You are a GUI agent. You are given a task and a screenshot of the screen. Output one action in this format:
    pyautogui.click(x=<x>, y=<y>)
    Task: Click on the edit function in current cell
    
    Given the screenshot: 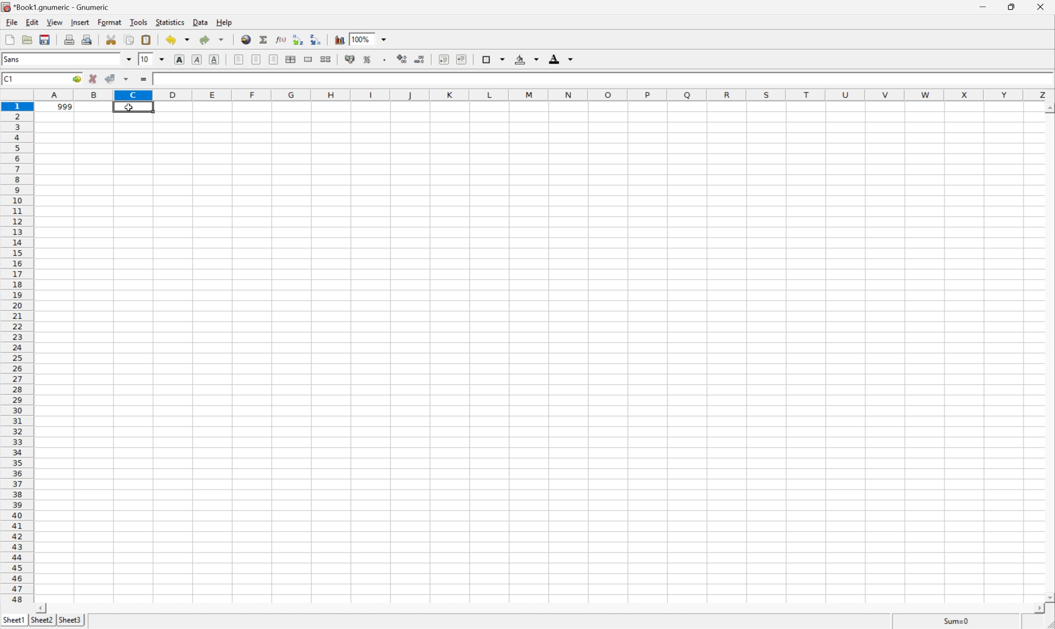 What is the action you would take?
    pyautogui.click(x=280, y=40)
    